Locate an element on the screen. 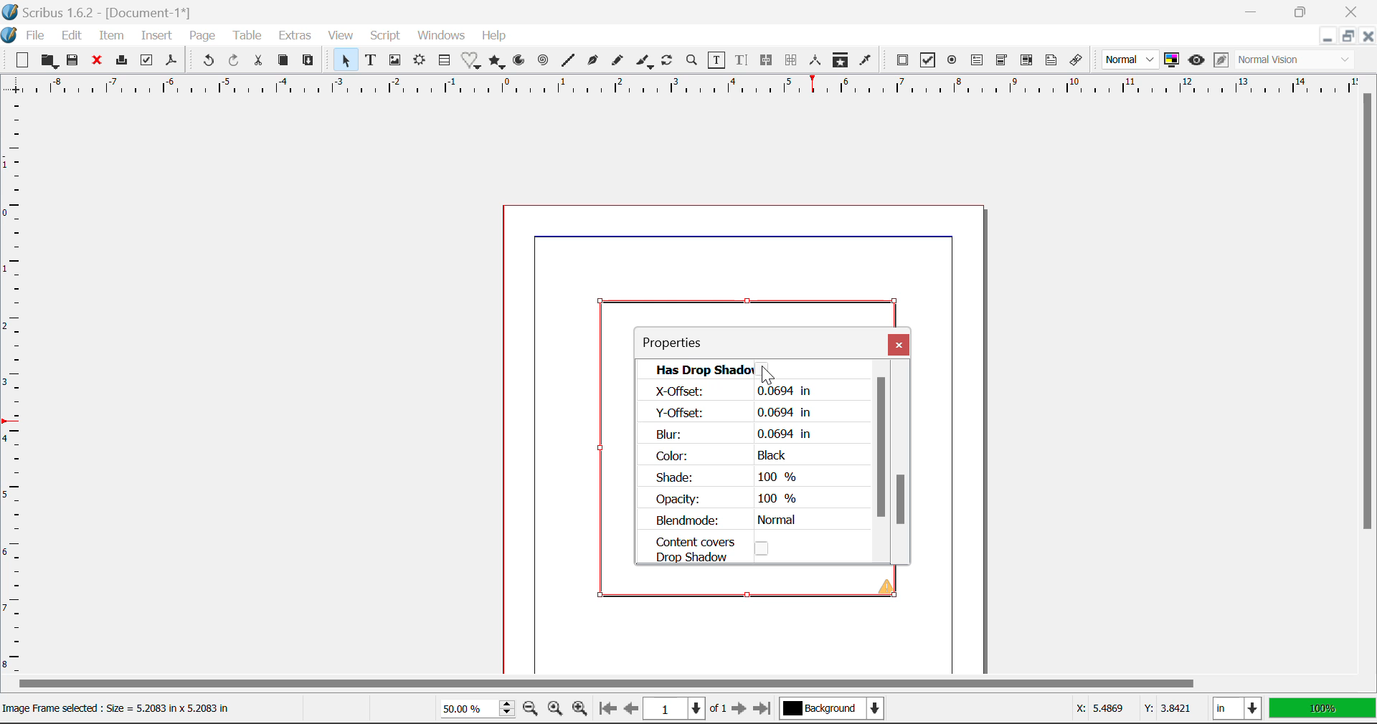 This screenshot has width=1377, height=724. Last page is located at coordinates (765, 706).